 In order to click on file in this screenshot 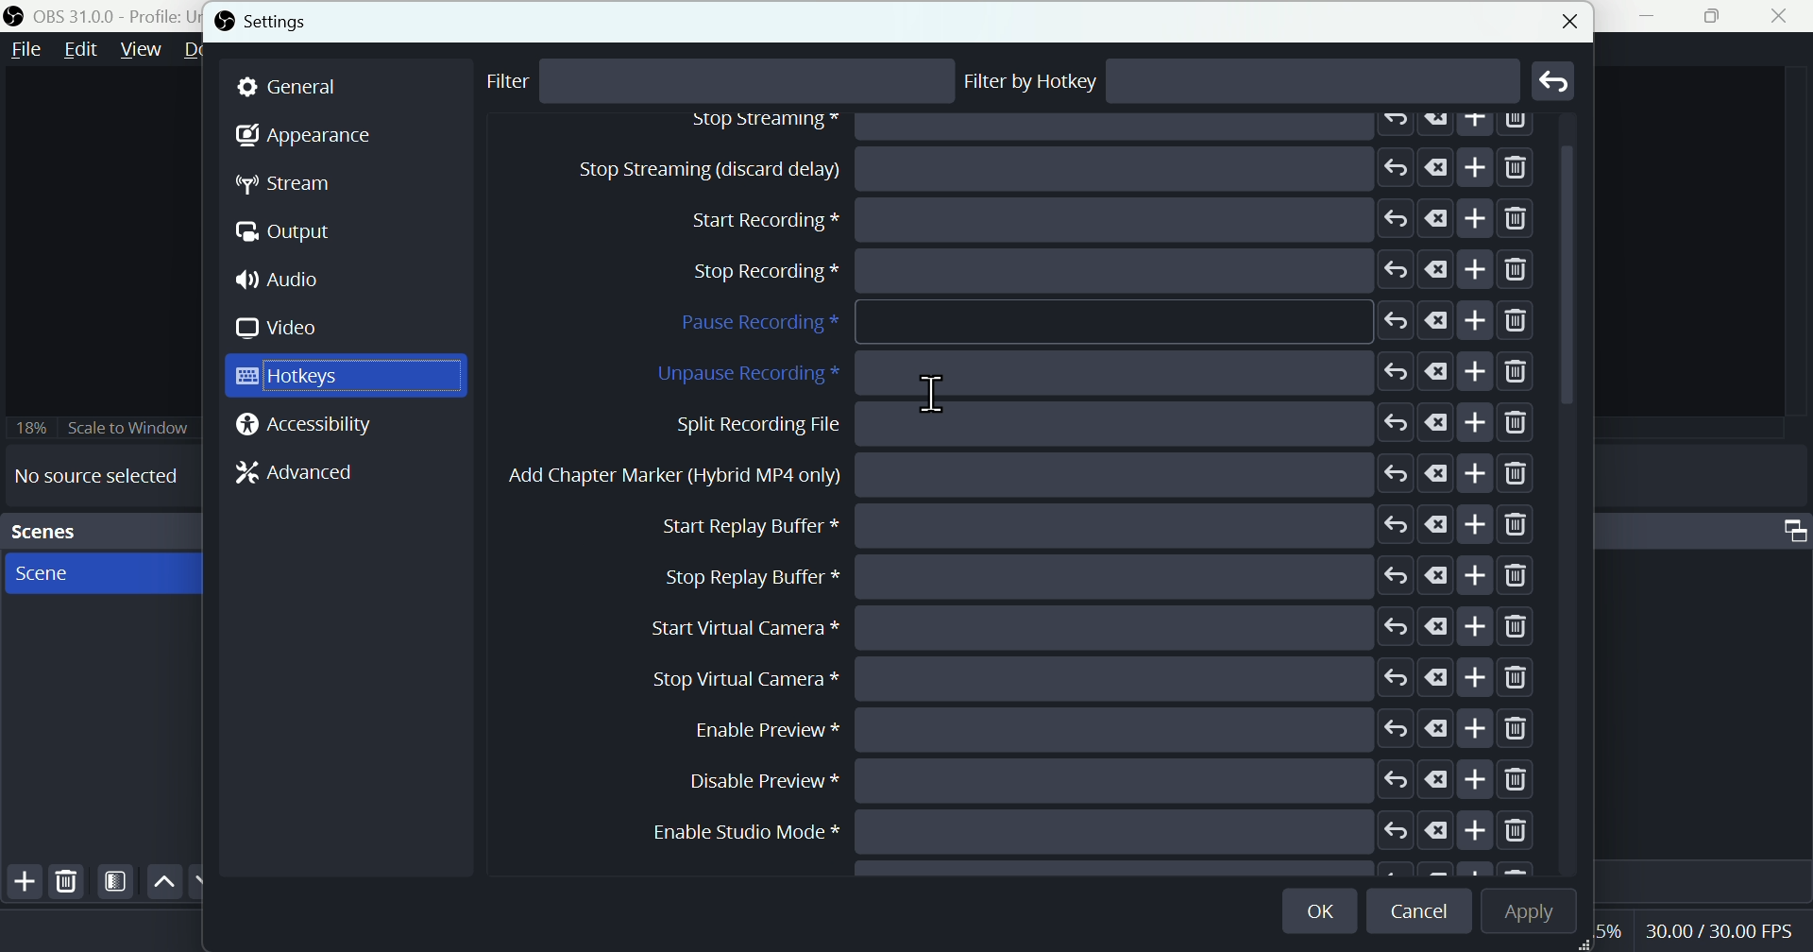, I will do `click(27, 50)`.